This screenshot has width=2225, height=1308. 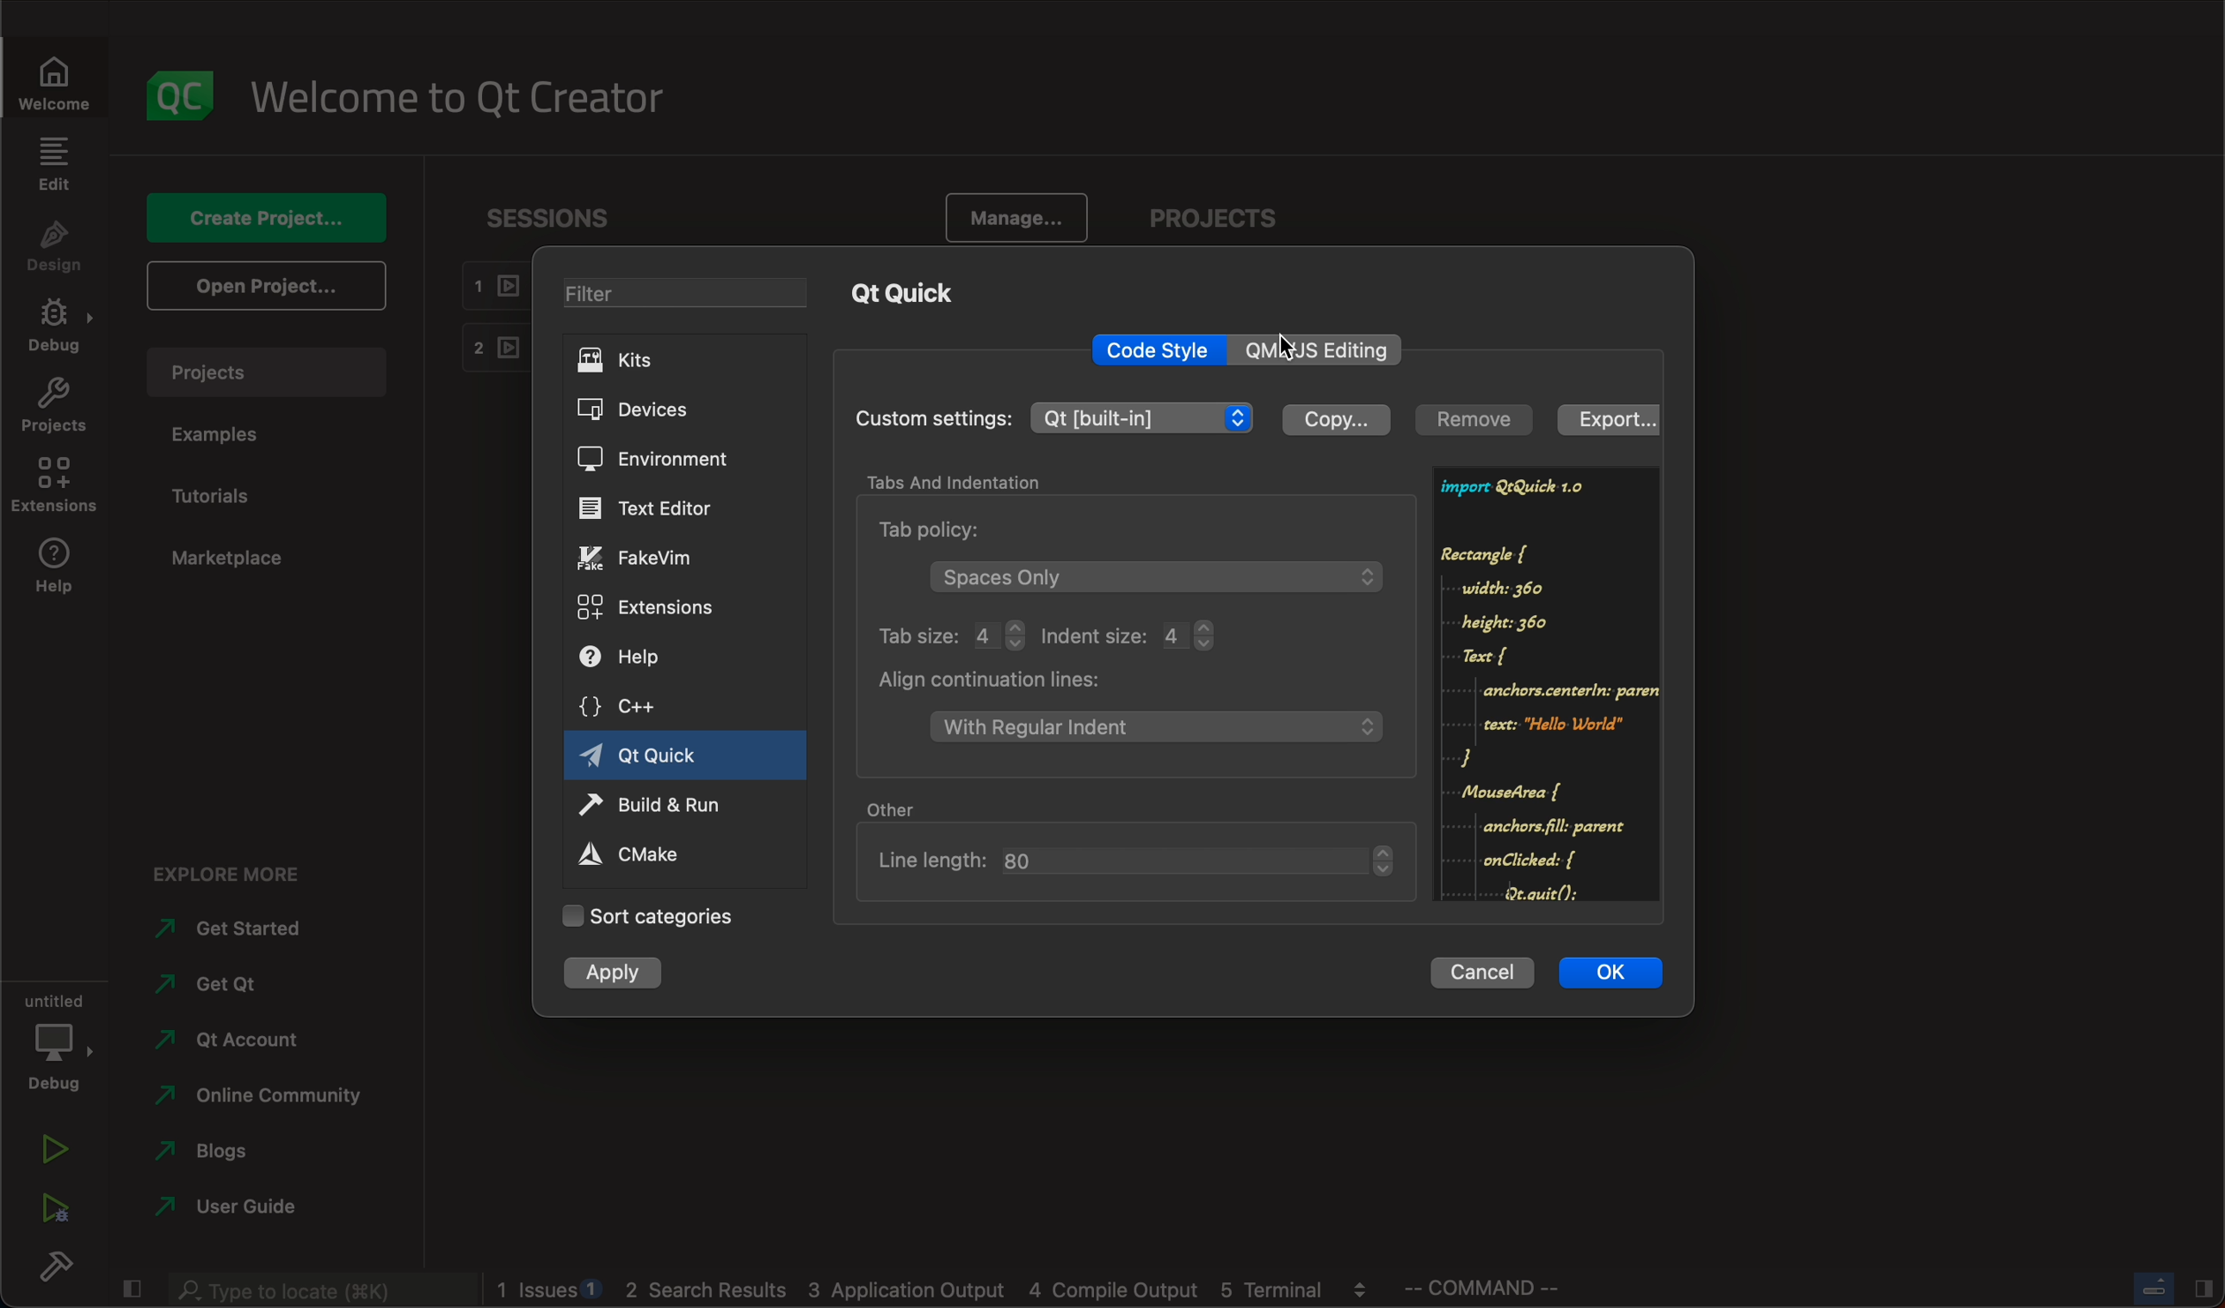 I want to click on projects, so click(x=54, y=407).